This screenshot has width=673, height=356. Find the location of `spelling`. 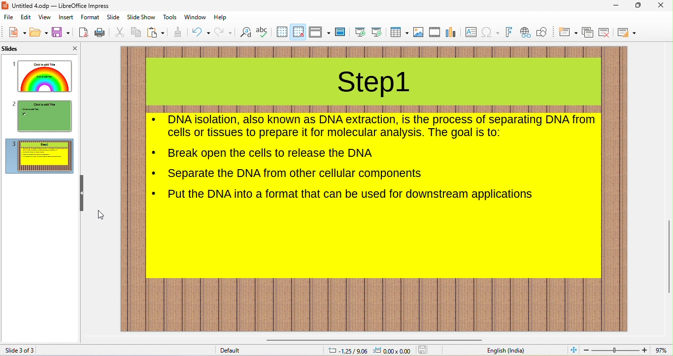

spelling is located at coordinates (263, 31).